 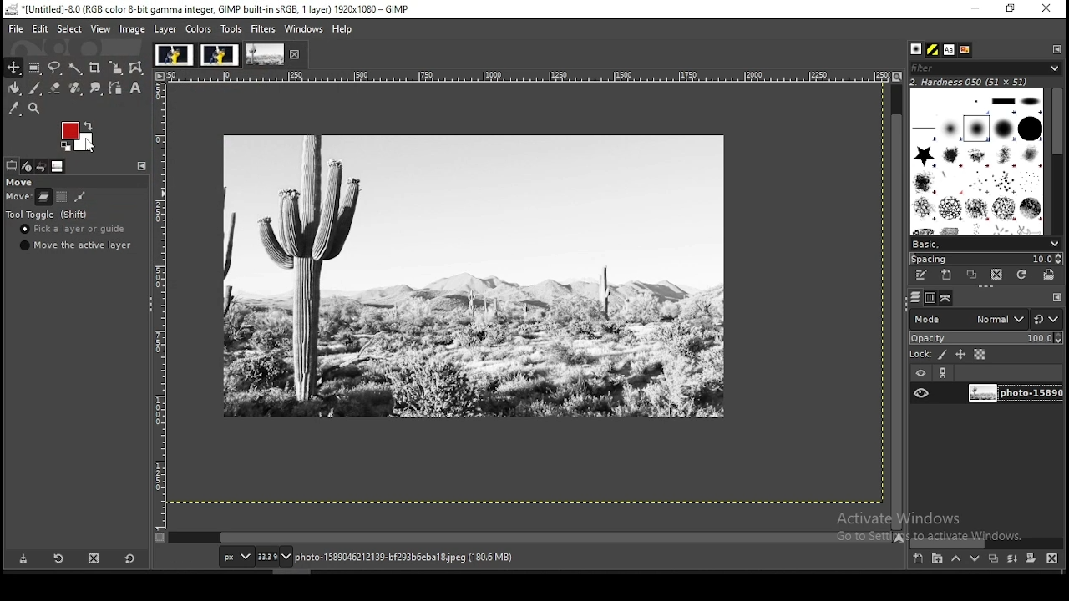 What do you see at coordinates (115, 88) in the screenshot?
I see `paths tool` at bounding box center [115, 88].